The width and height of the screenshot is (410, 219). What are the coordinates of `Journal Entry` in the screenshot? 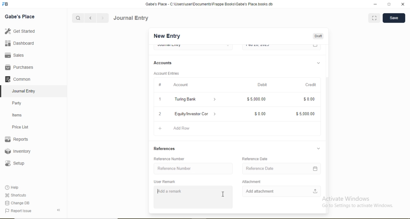 It's located at (131, 18).